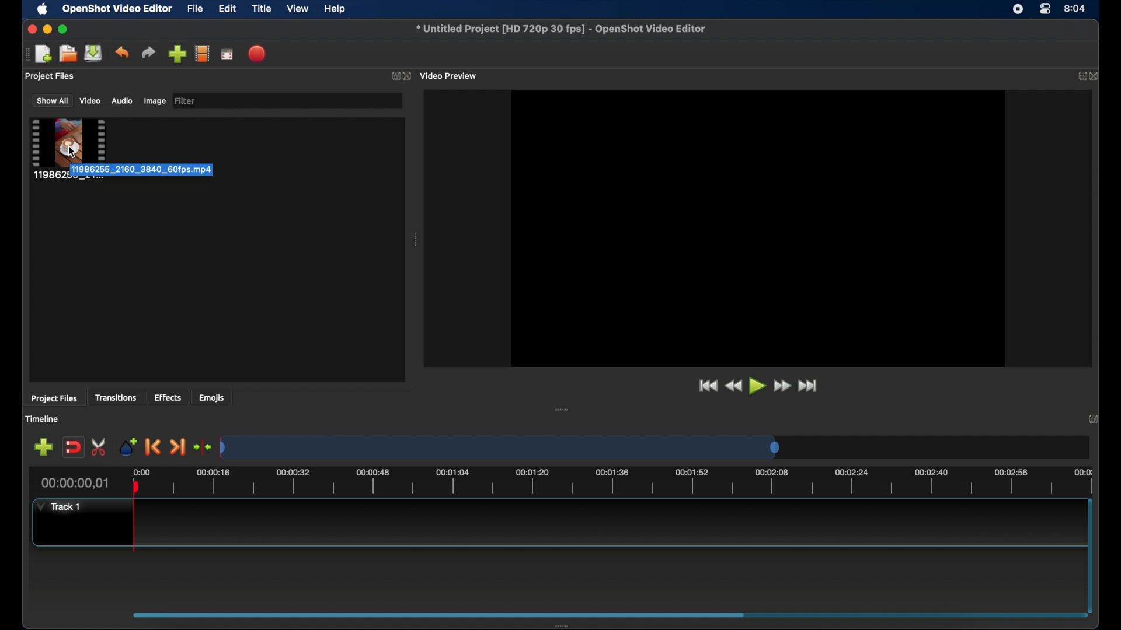 Image resolution: width=1121 pixels, height=630 pixels. I want to click on close, so click(408, 76).